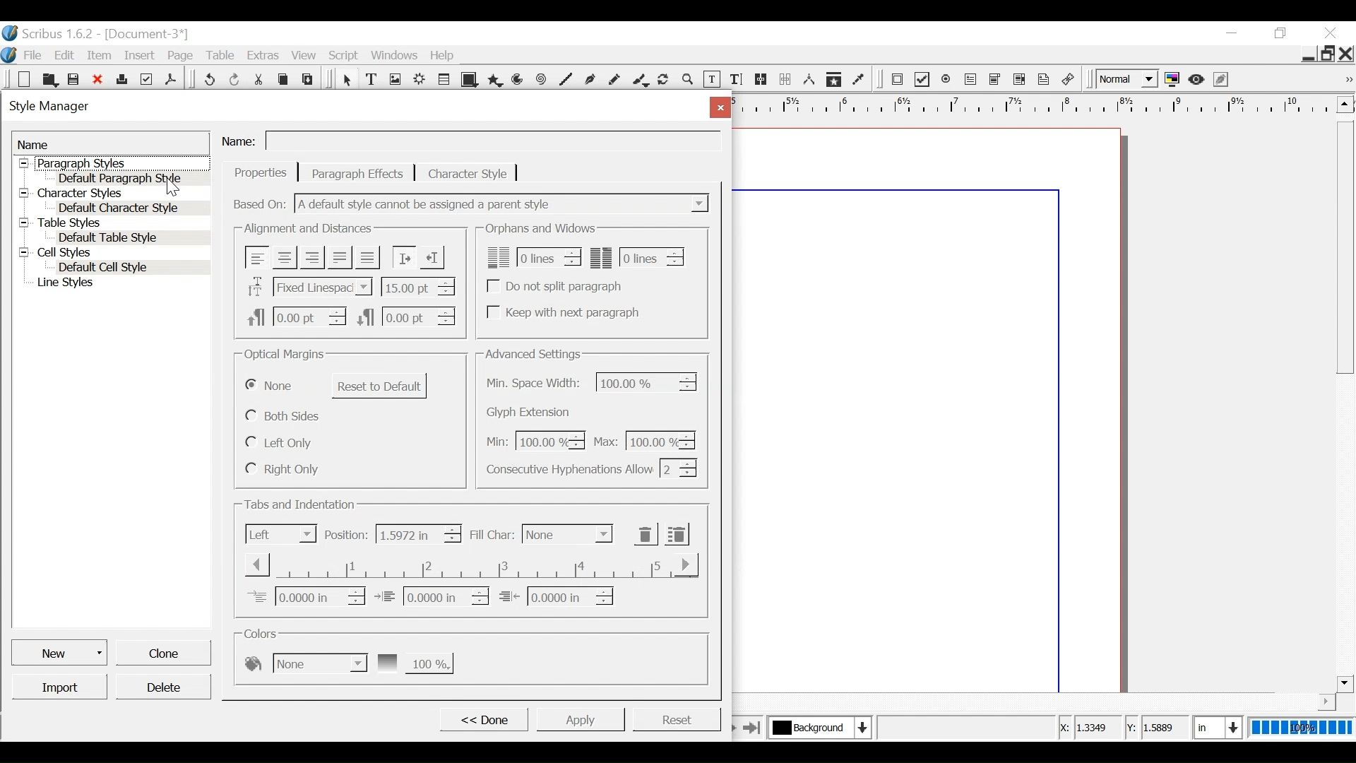 The image size is (1356, 763). What do you see at coordinates (1158, 728) in the screenshot?
I see `Y Coordinates` at bounding box center [1158, 728].